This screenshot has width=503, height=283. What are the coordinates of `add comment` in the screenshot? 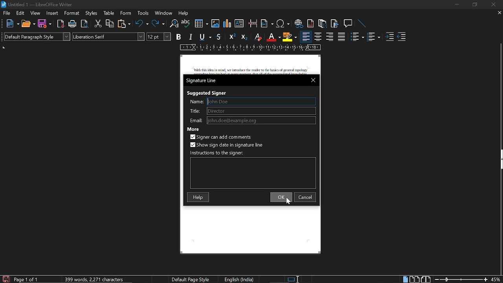 It's located at (222, 137).